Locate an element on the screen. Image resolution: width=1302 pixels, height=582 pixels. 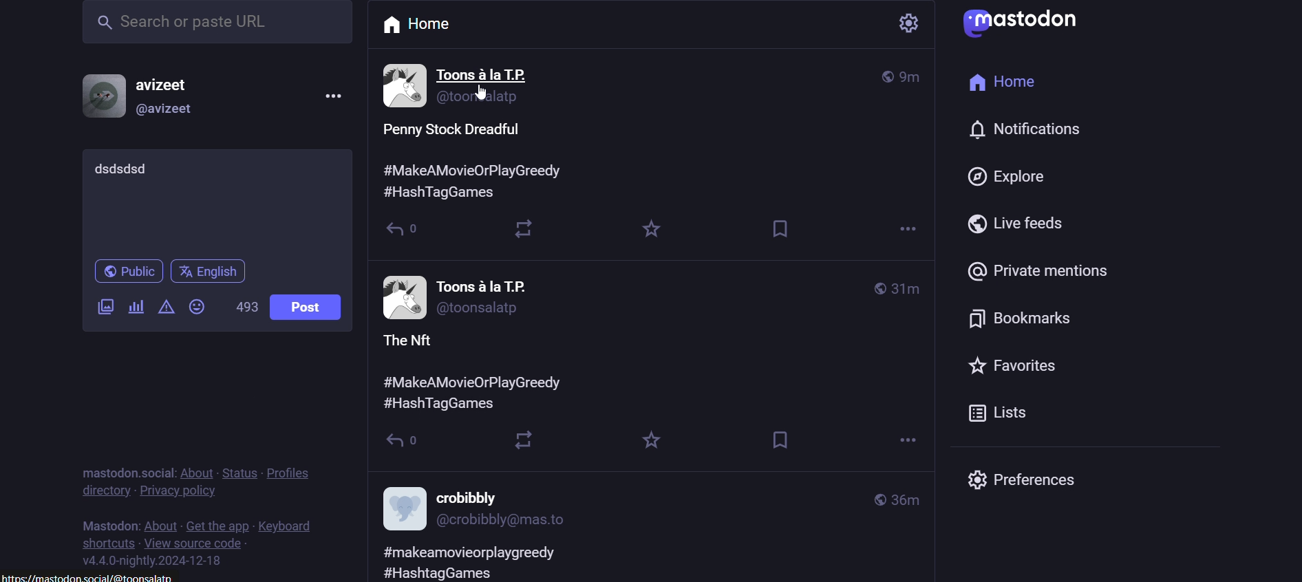
text is located at coordinates (107, 520).